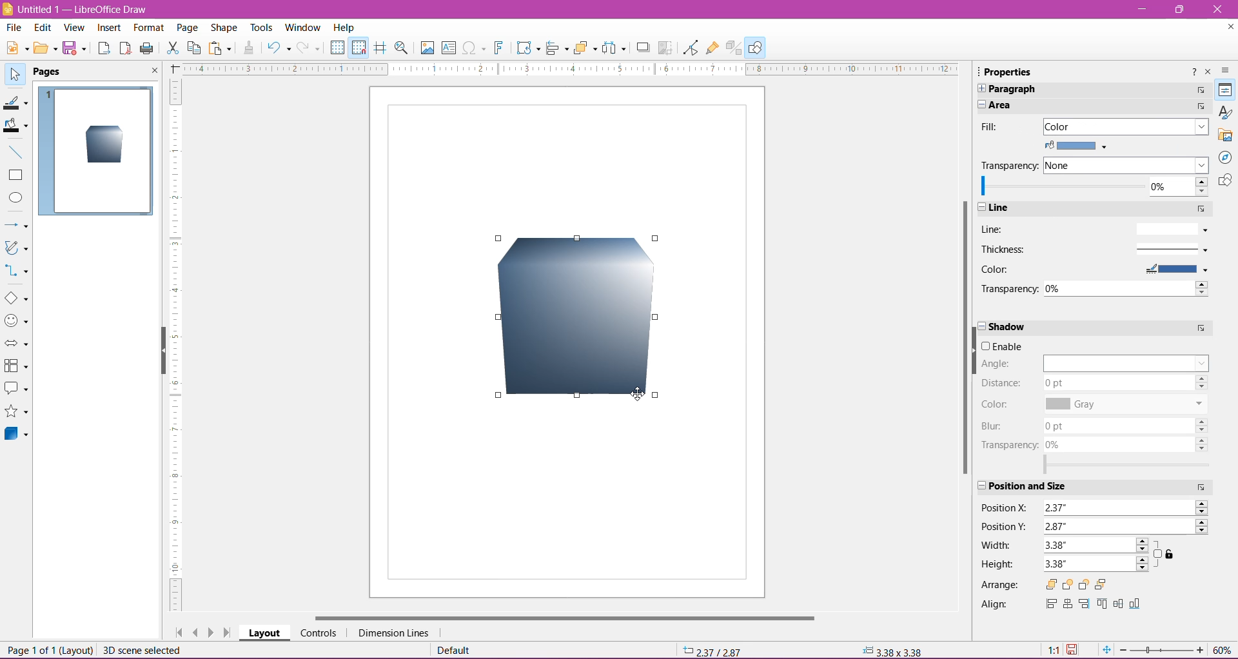 The height and width of the screenshot is (659, 1238). What do you see at coordinates (213, 632) in the screenshot?
I see `Scroll to next page` at bounding box center [213, 632].